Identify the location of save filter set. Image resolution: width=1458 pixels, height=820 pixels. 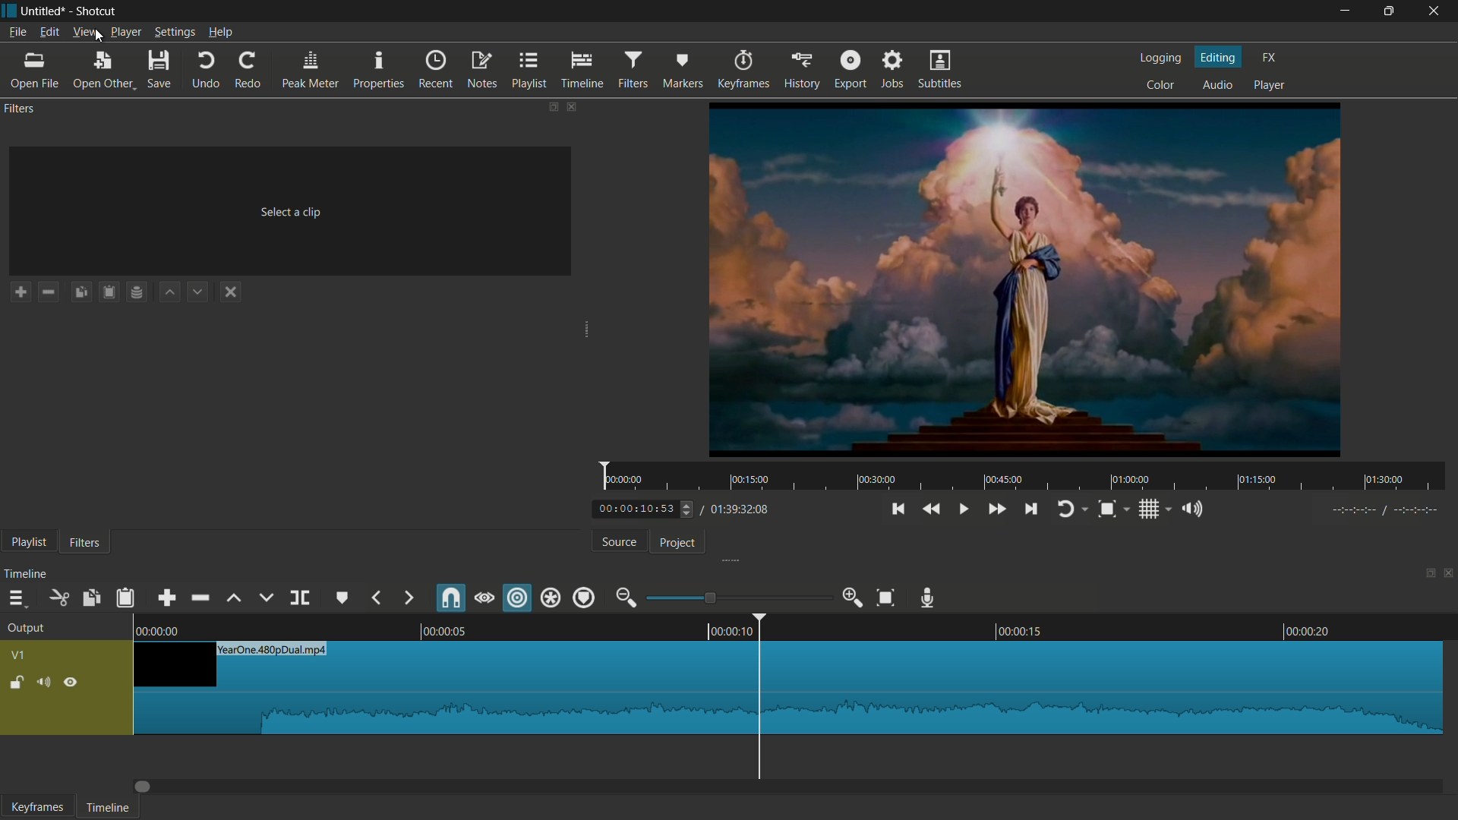
(138, 292).